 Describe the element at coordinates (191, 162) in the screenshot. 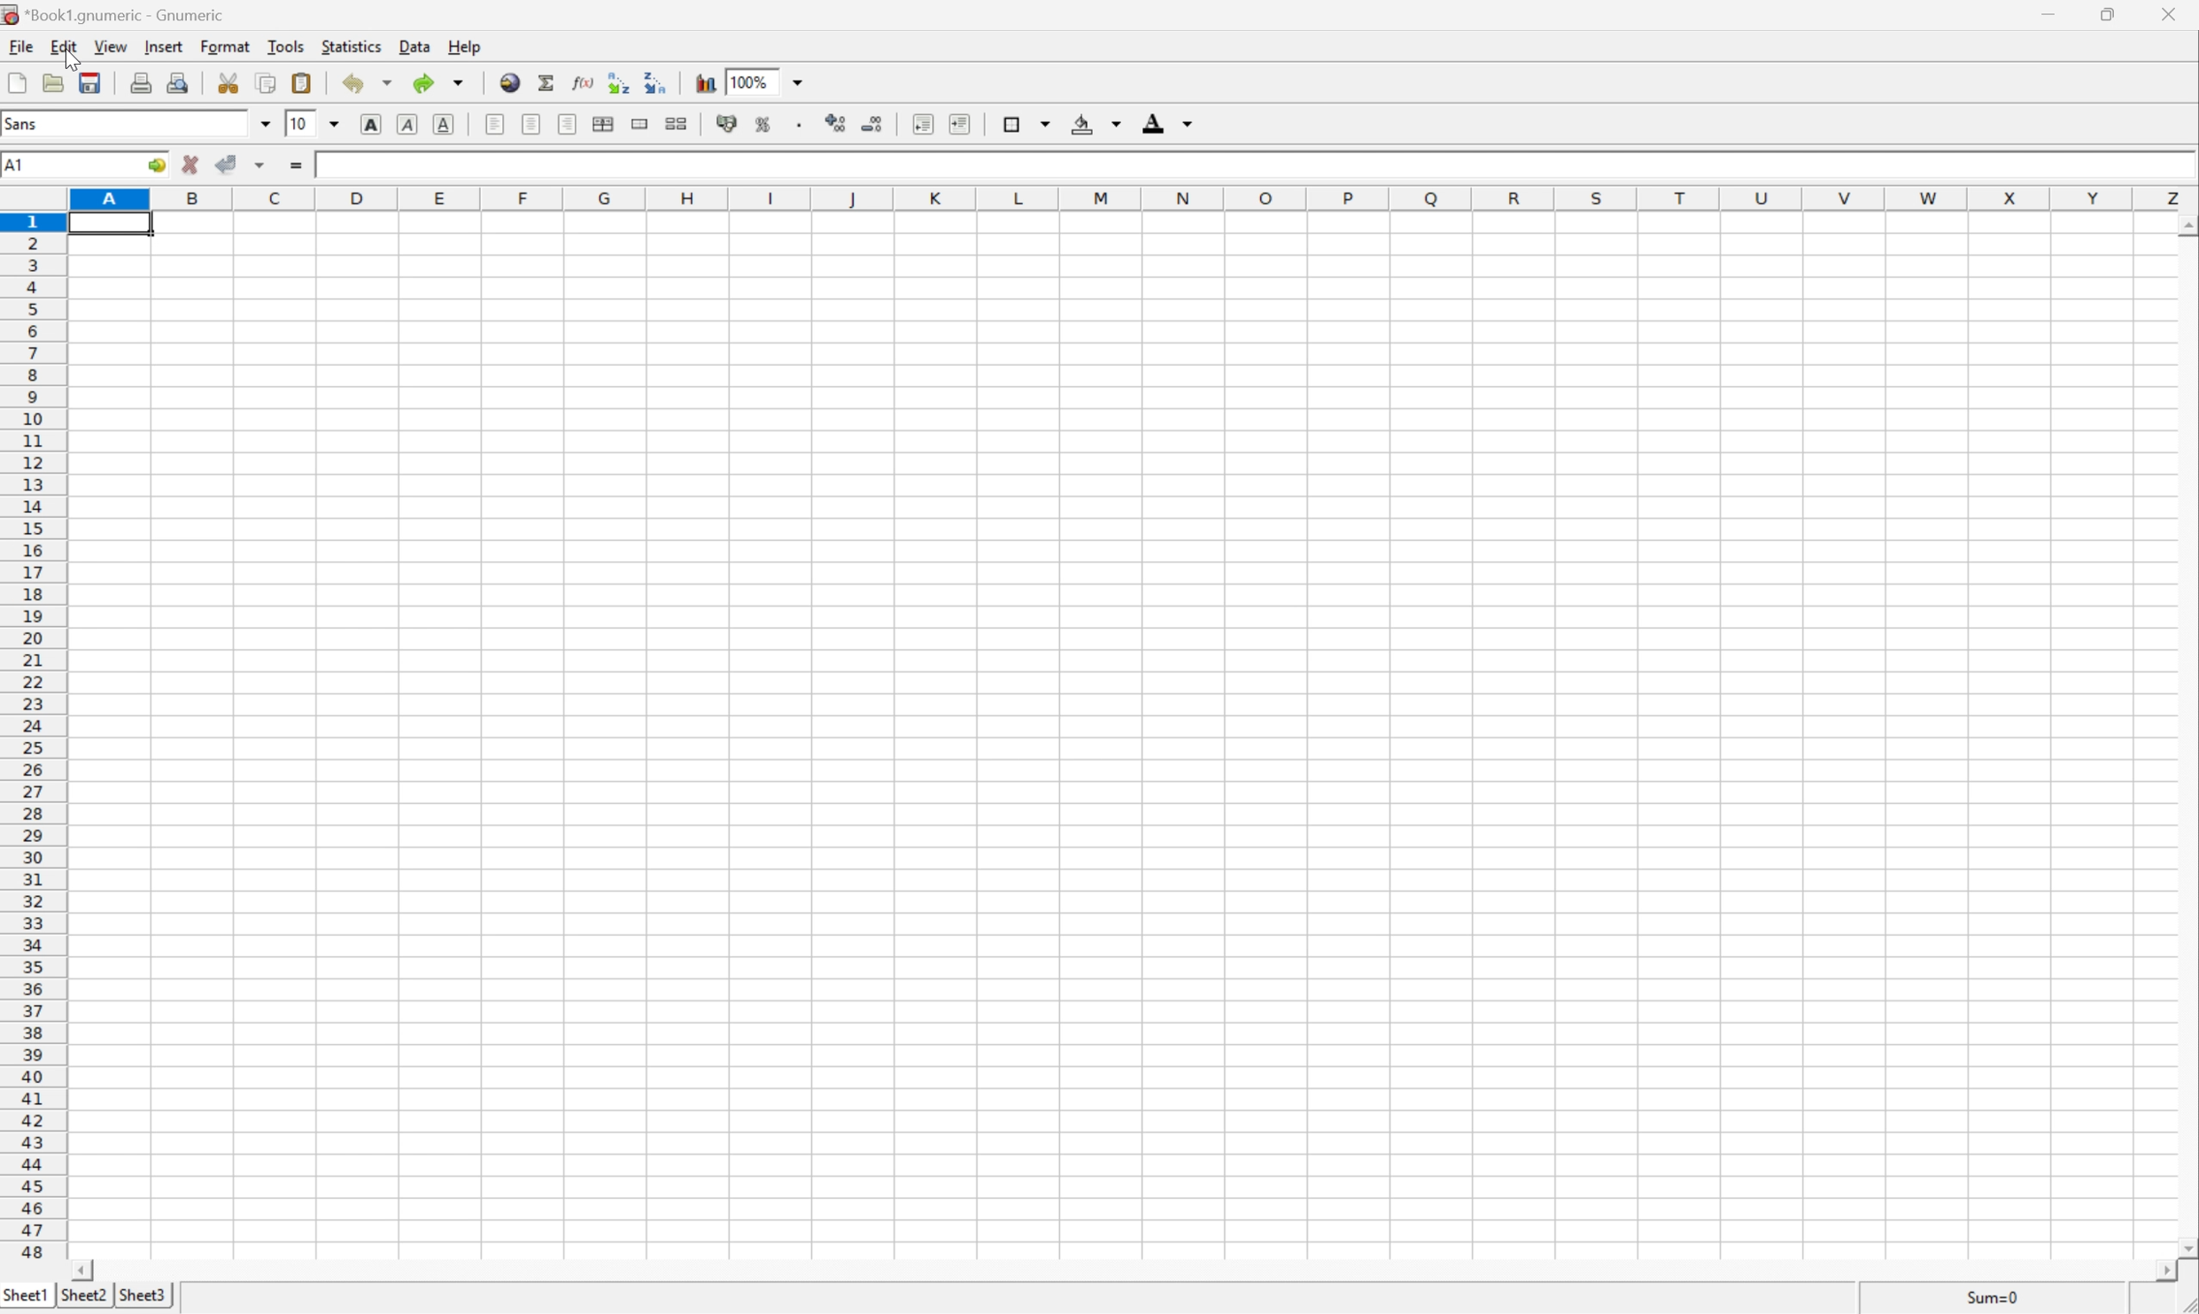

I see `cancel selection` at that location.